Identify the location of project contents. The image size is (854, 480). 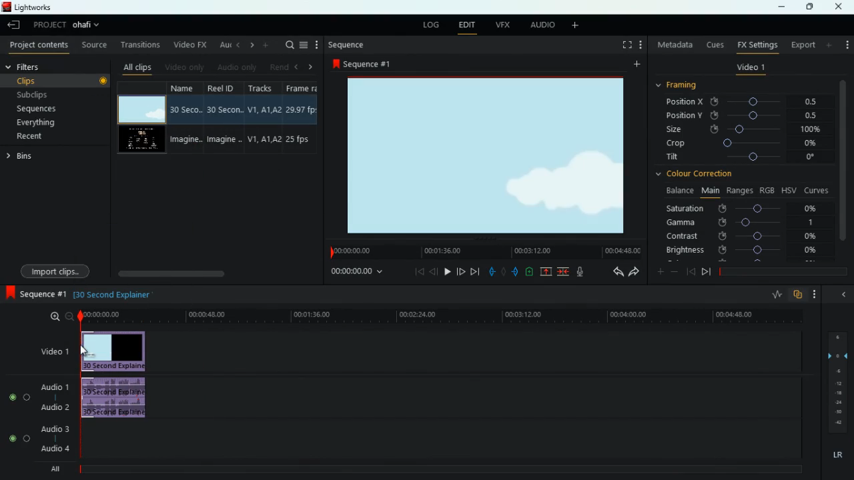
(37, 45).